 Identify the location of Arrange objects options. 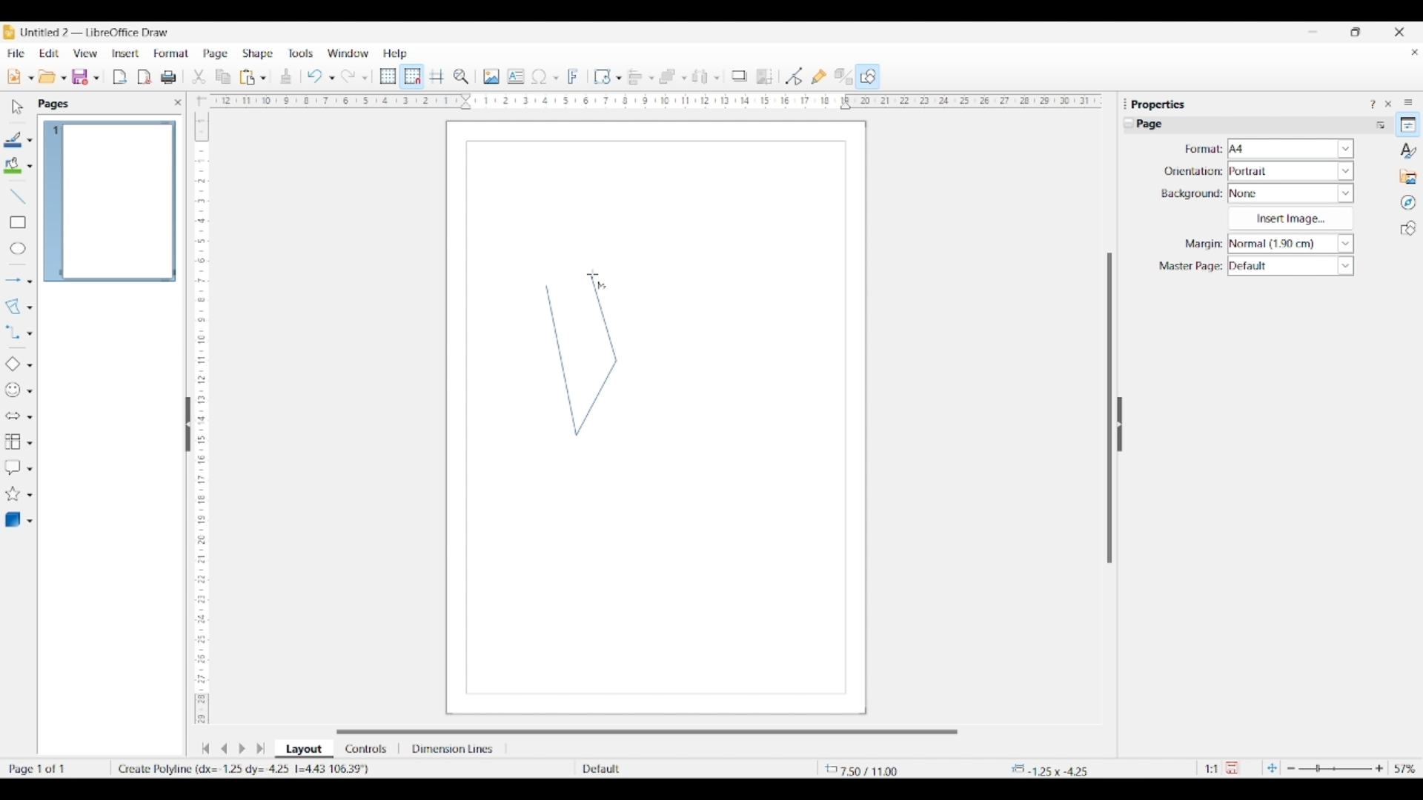
(684, 79).